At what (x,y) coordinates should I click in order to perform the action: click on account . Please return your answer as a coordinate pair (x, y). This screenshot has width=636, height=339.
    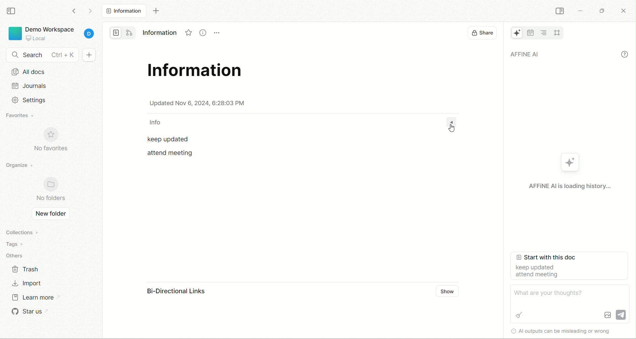
    Looking at the image, I should click on (91, 34).